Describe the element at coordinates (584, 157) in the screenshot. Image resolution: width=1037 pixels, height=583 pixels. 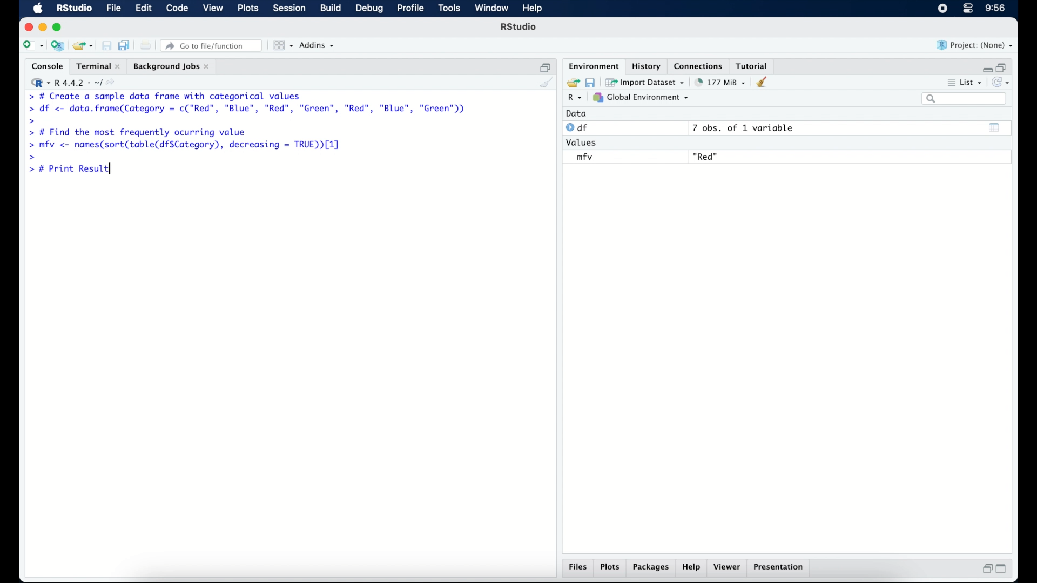
I see `mfv` at that location.